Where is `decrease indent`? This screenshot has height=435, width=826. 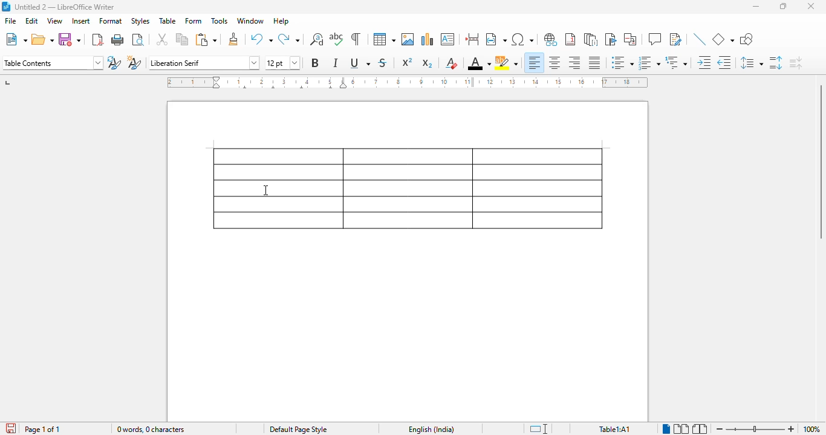 decrease indent is located at coordinates (726, 62).